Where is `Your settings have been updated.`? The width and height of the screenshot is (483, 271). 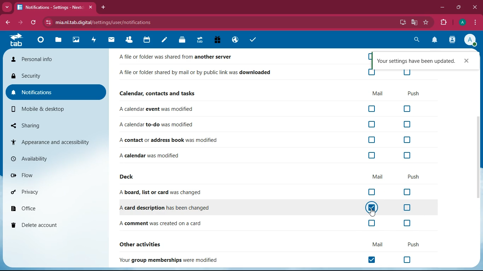
Your settings have been updated. is located at coordinates (415, 59).